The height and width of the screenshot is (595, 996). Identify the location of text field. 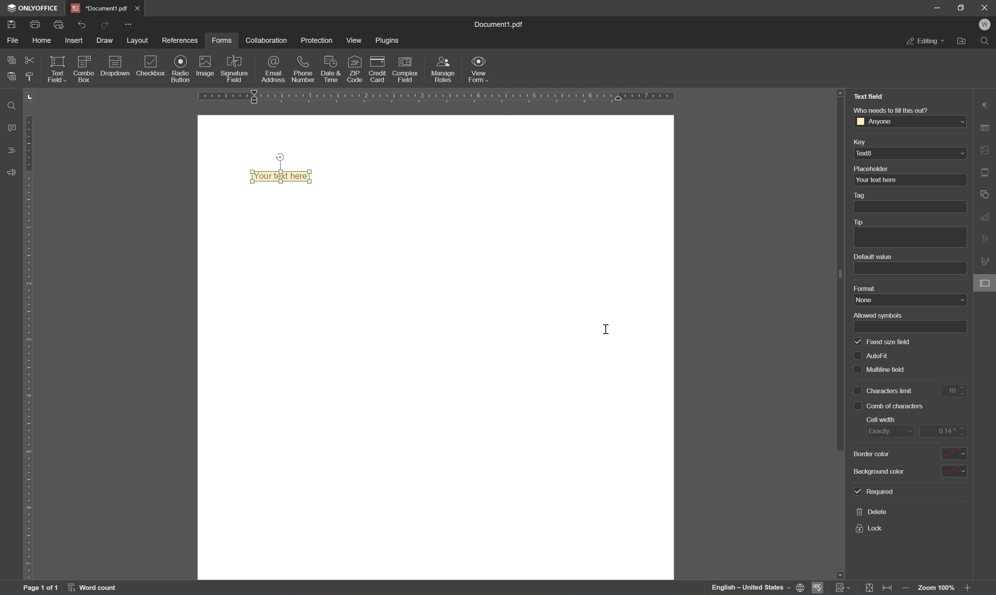
(59, 69).